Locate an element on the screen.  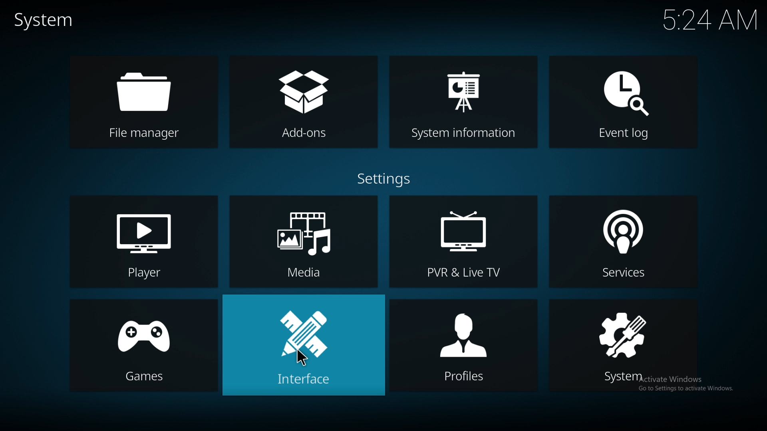
settings is located at coordinates (387, 178).